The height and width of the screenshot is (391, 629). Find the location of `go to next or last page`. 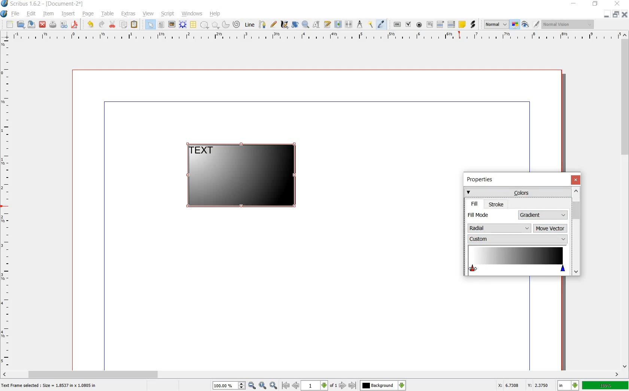

go to next or last page is located at coordinates (347, 386).